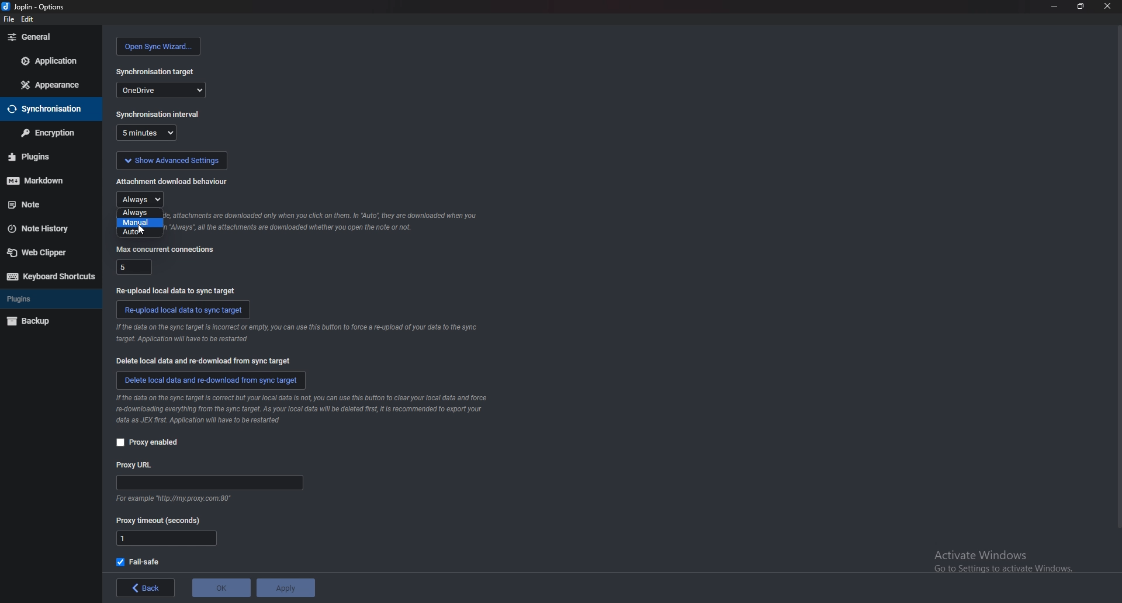 The image size is (1122, 603). What do you see at coordinates (172, 181) in the screenshot?
I see `attachment download behaviour` at bounding box center [172, 181].